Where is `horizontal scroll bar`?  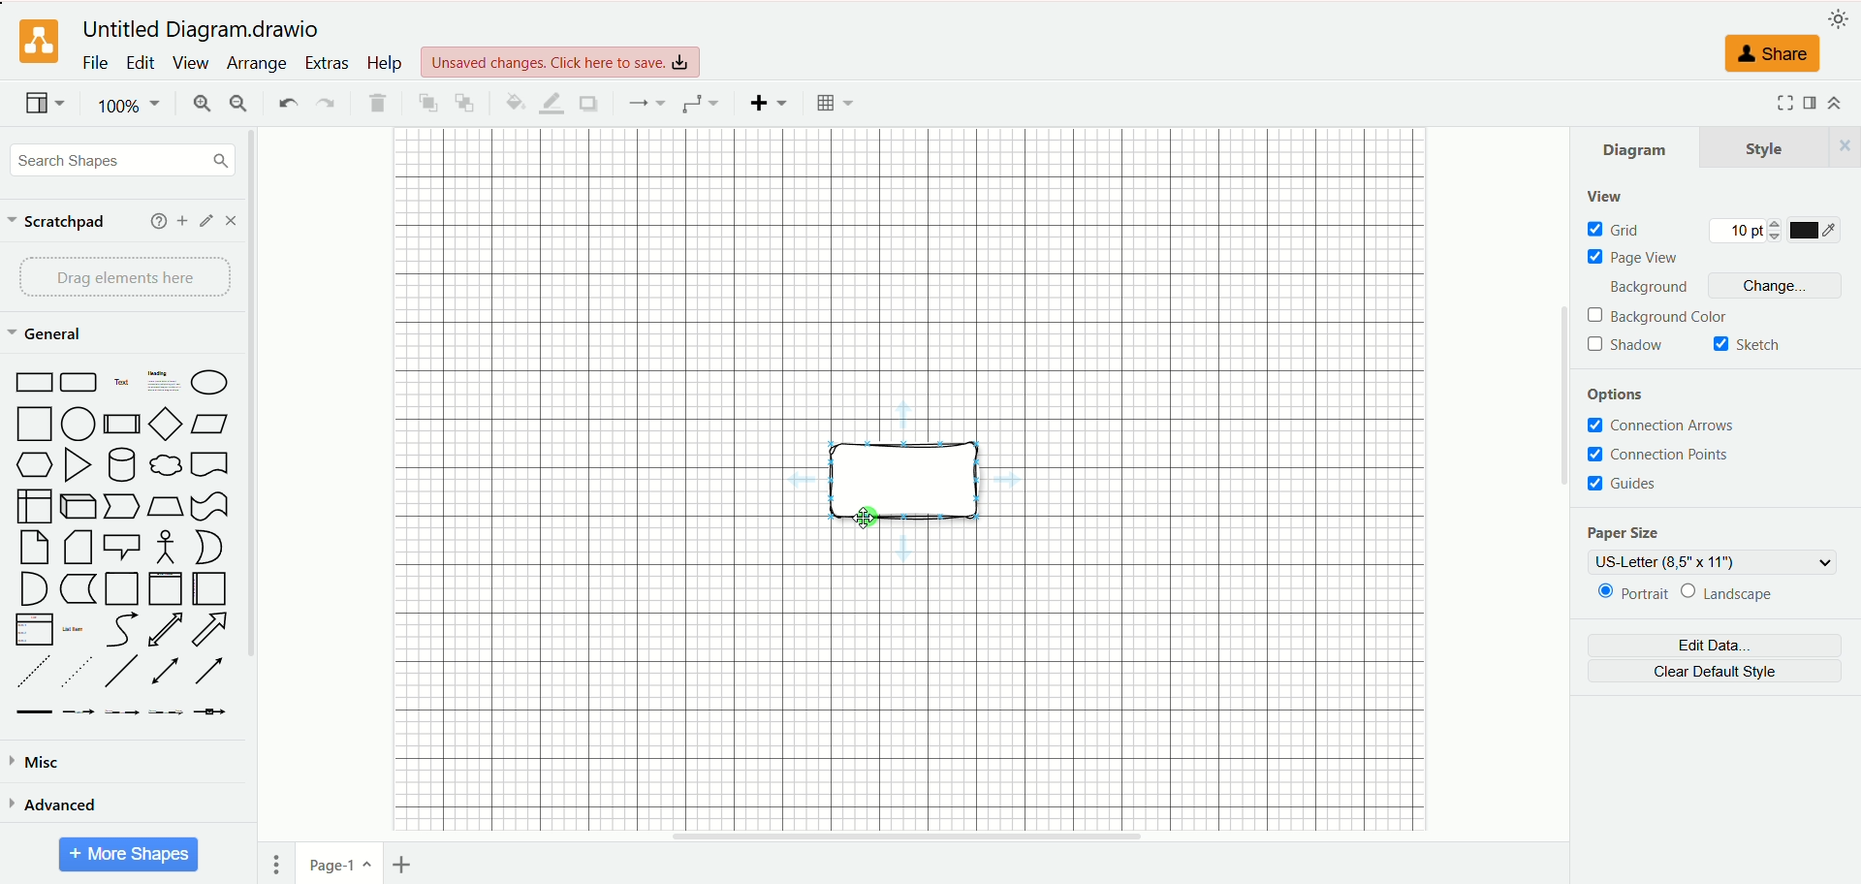
horizontal scroll bar is located at coordinates (908, 837).